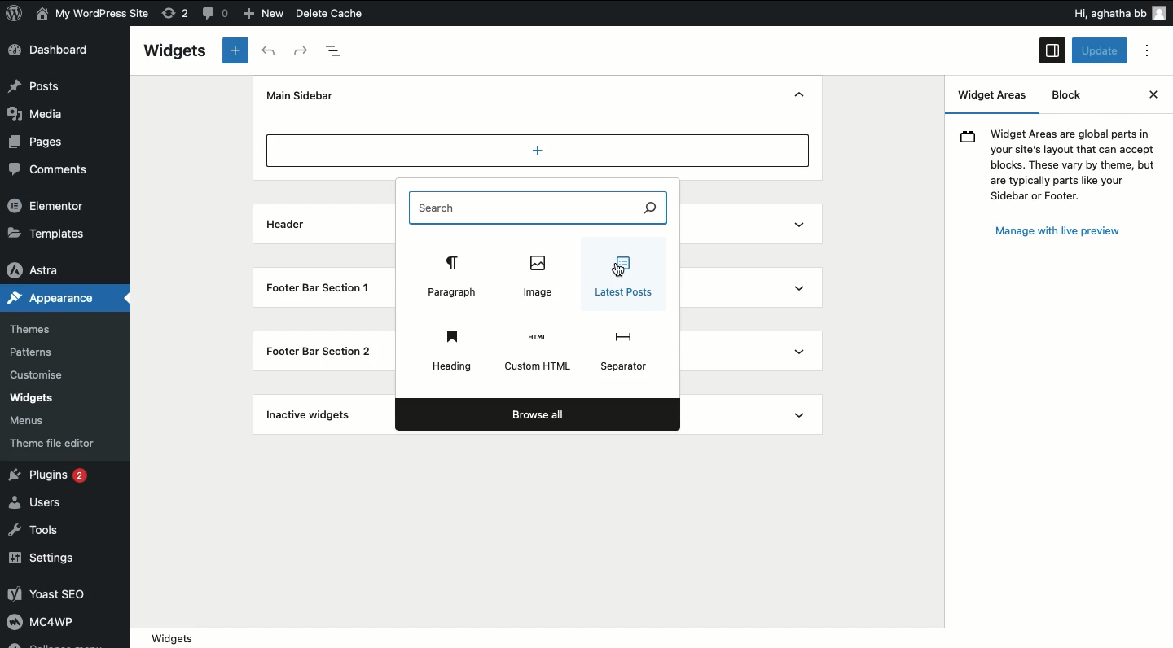 This screenshot has width=1173, height=648. Describe the element at coordinates (622, 276) in the screenshot. I see `Latest posts` at that location.